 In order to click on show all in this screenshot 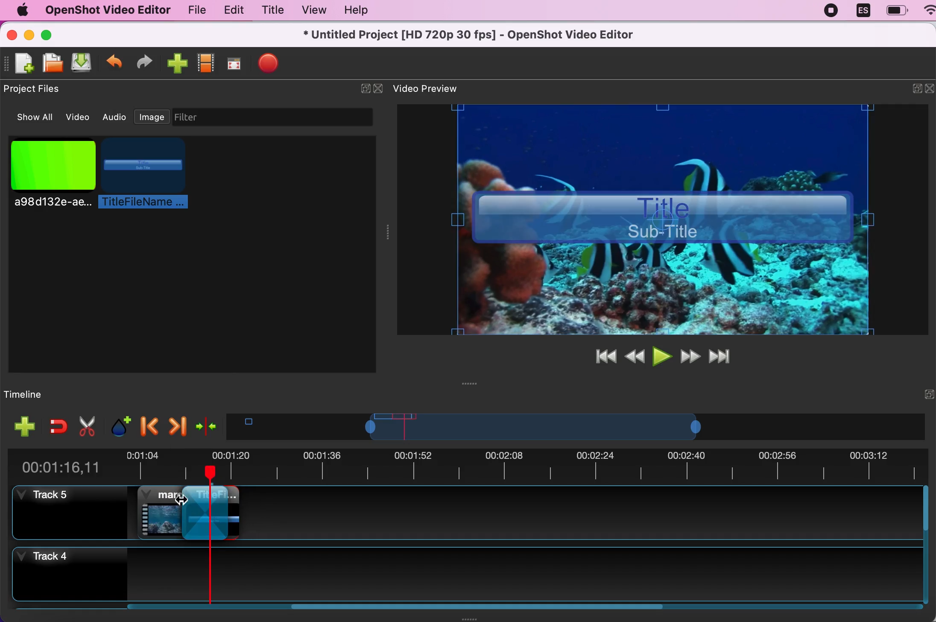, I will do `click(30, 117)`.